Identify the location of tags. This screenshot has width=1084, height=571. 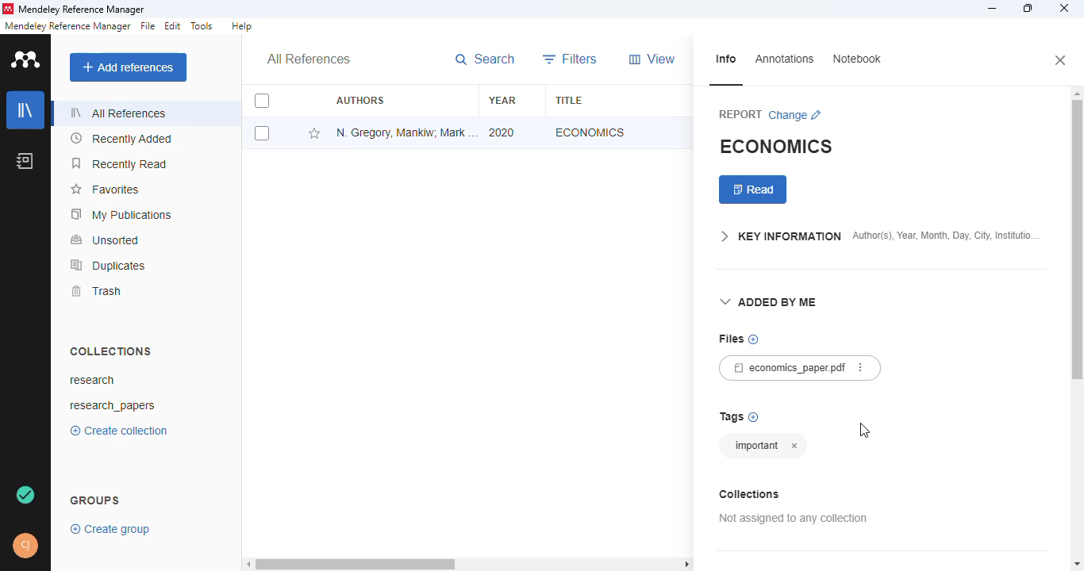
(731, 417).